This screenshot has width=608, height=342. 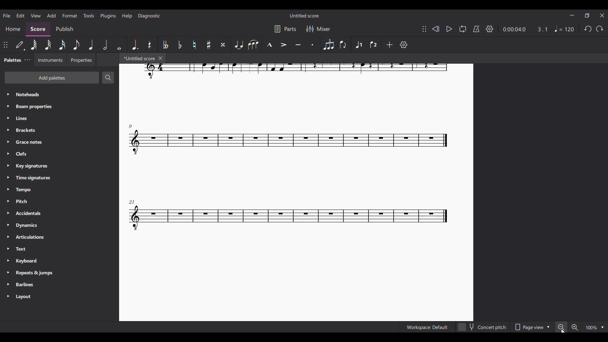 What do you see at coordinates (238, 45) in the screenshot?
I see `Tie` at bounding box center [238, 45].